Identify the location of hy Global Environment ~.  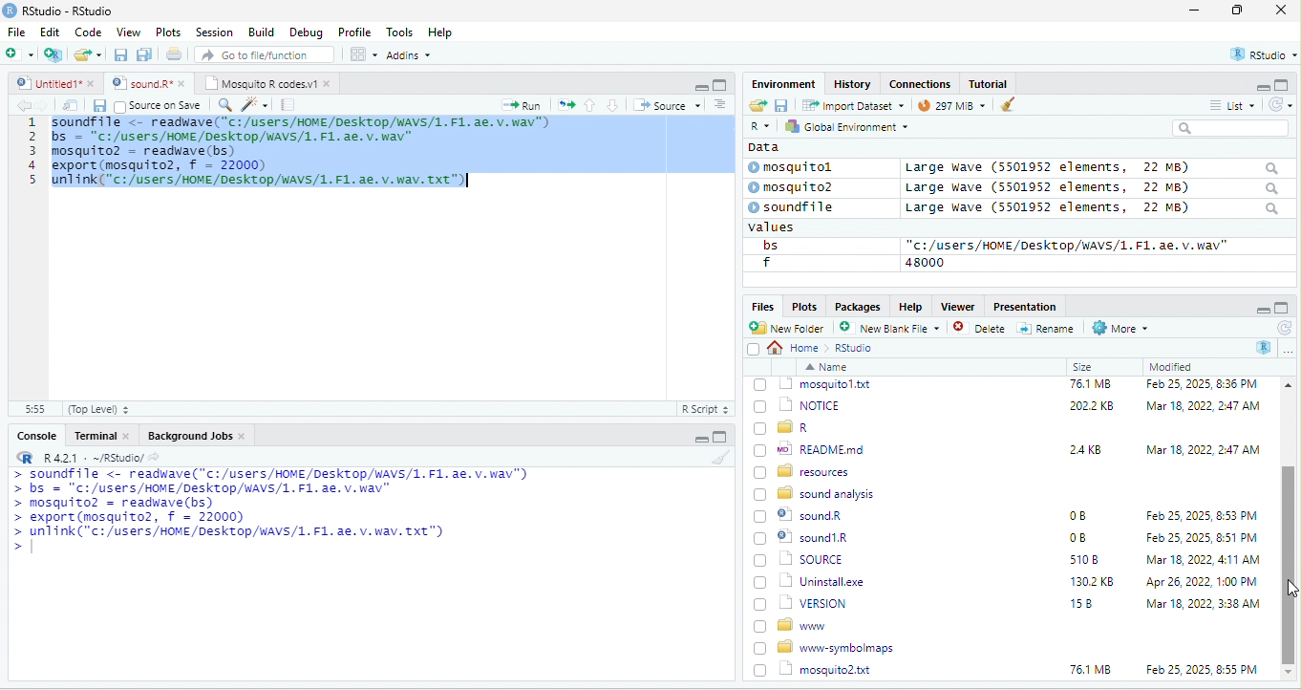
(842, 126).